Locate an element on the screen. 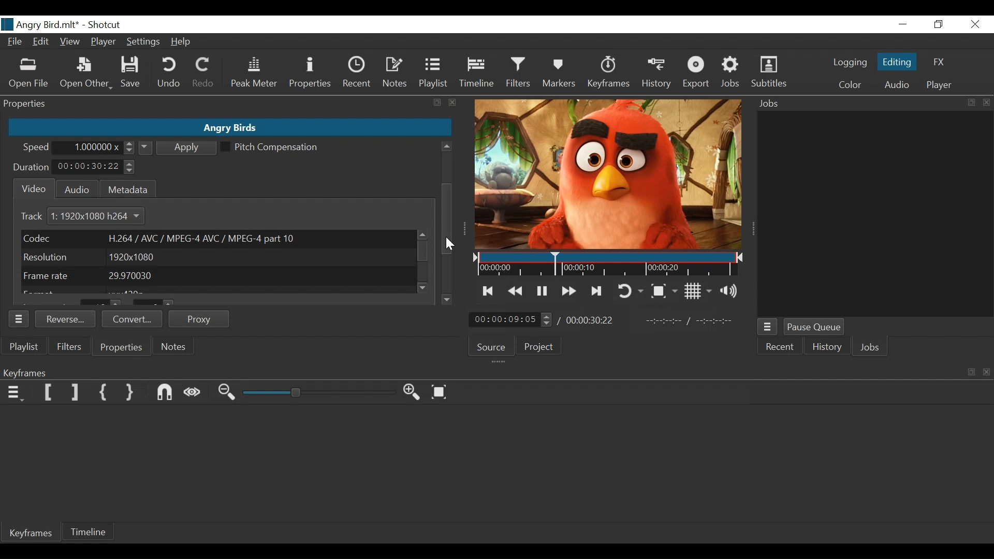  Convert is located at coordinates (131, 319).